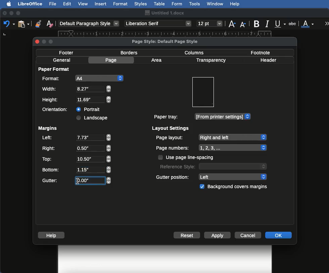 The width and height of the screenshot is (329, 273). Describe the element at coordinates (82, 78) in the screenshot. I see `A4` at that location.